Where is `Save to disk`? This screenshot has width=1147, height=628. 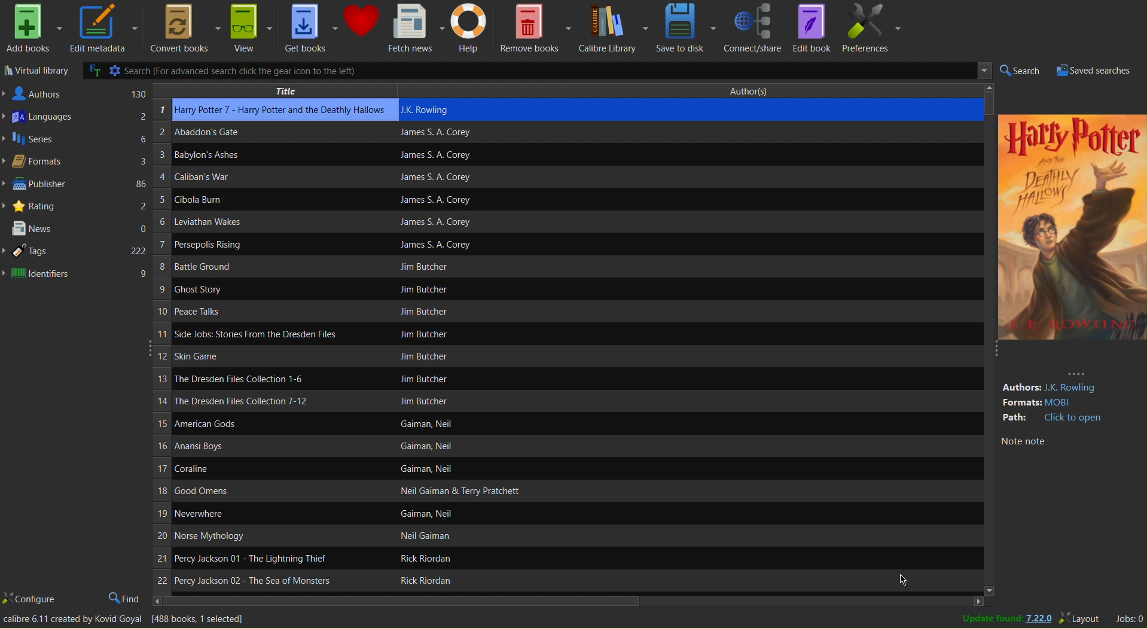 Save to disk is located at coordinates (687, 28).